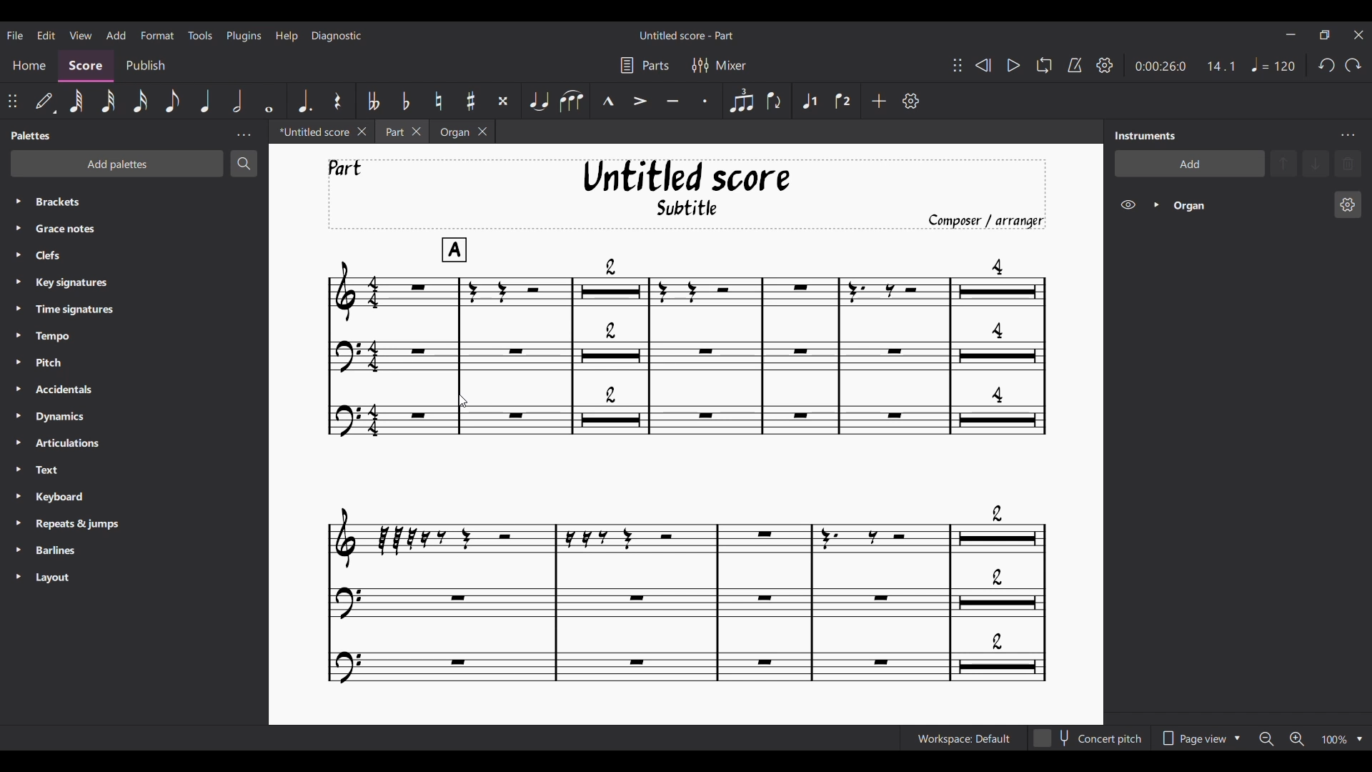 The width and height of the screenshot is (1372, 772). I want to click on Voice 2, so click(842, 101).